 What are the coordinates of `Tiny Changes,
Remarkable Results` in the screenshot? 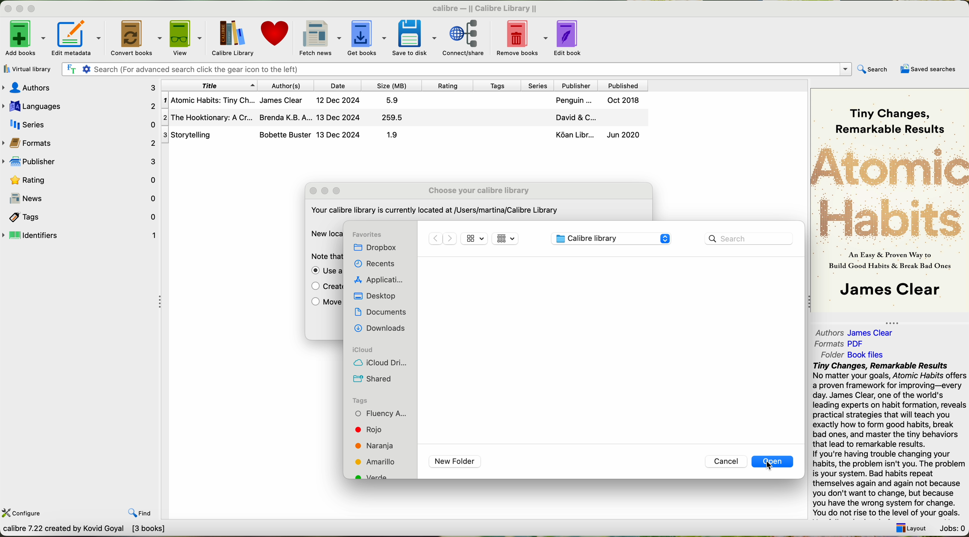 It's located at (887, 114).